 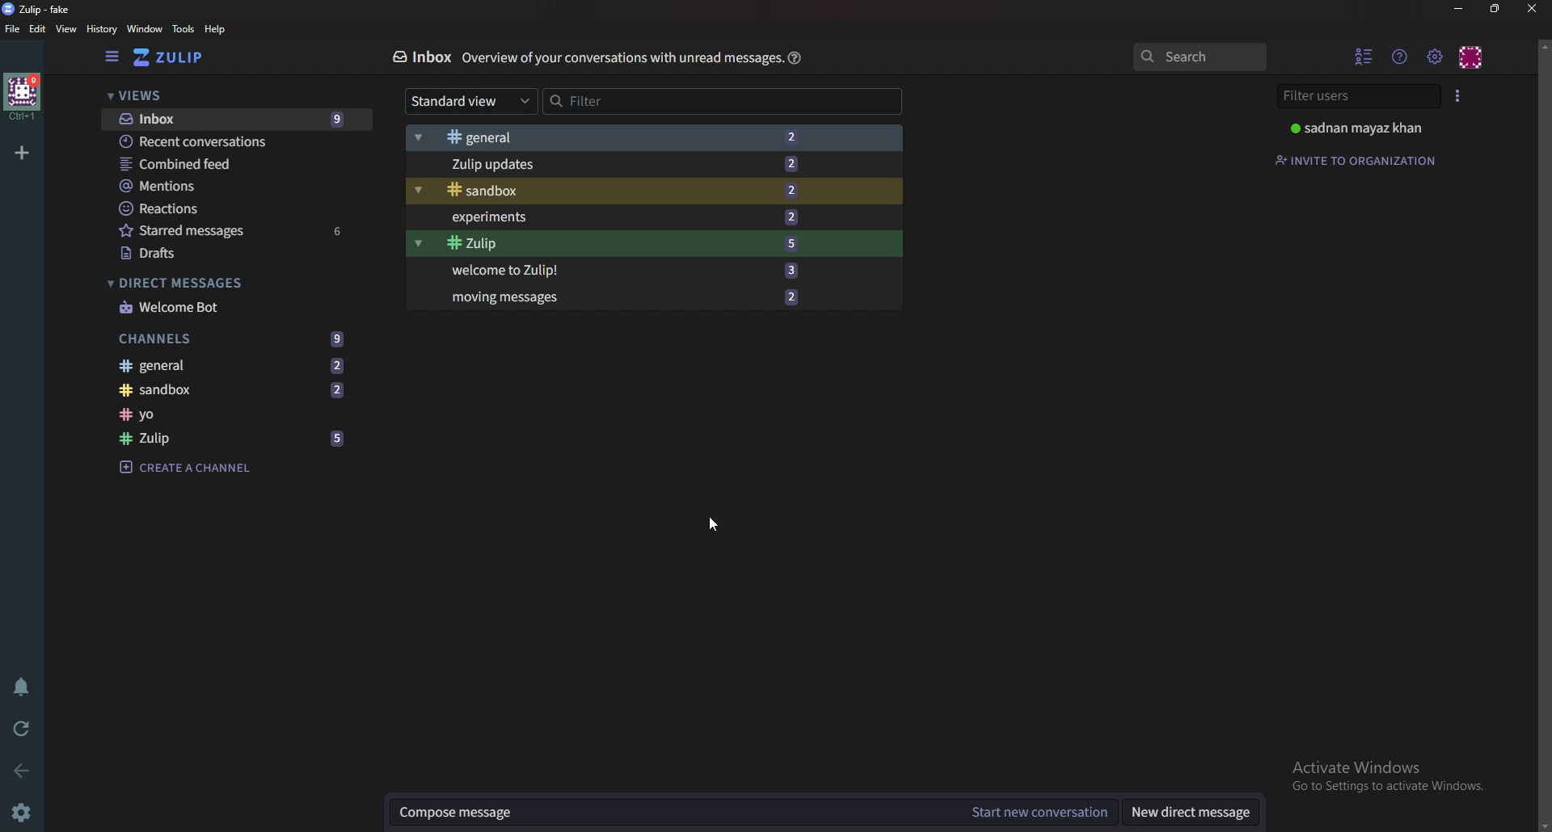 I want to click on help, so click(x=796, y=57).